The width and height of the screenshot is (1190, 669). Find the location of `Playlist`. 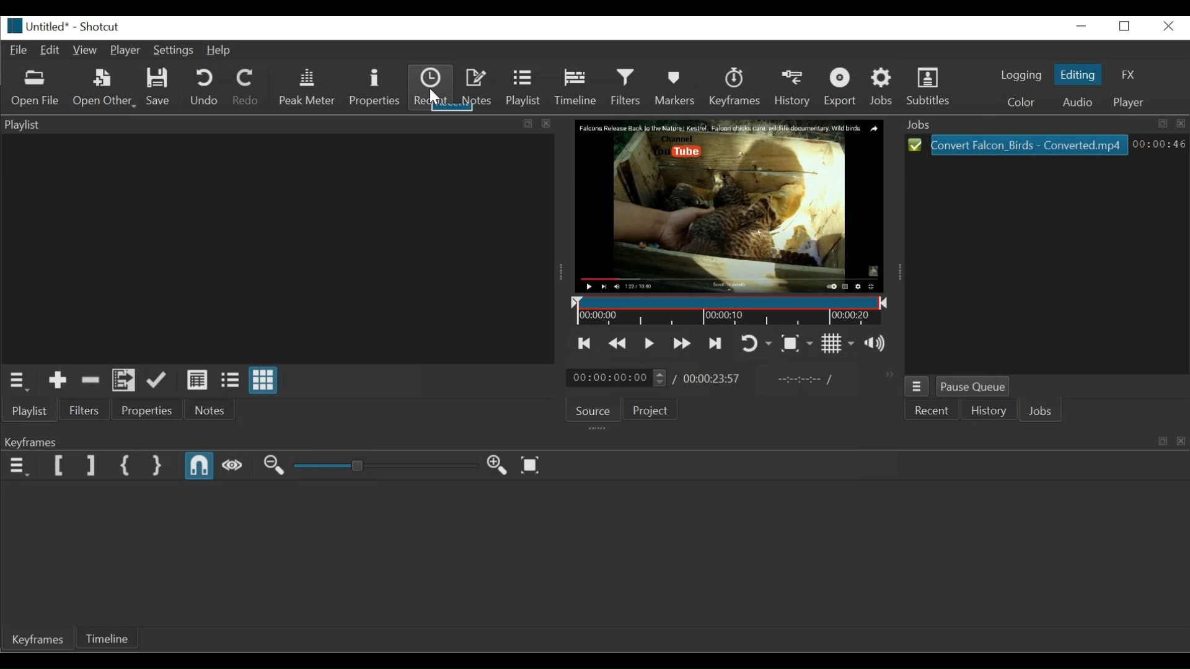

Playlist is located at coordinates (526, 85).